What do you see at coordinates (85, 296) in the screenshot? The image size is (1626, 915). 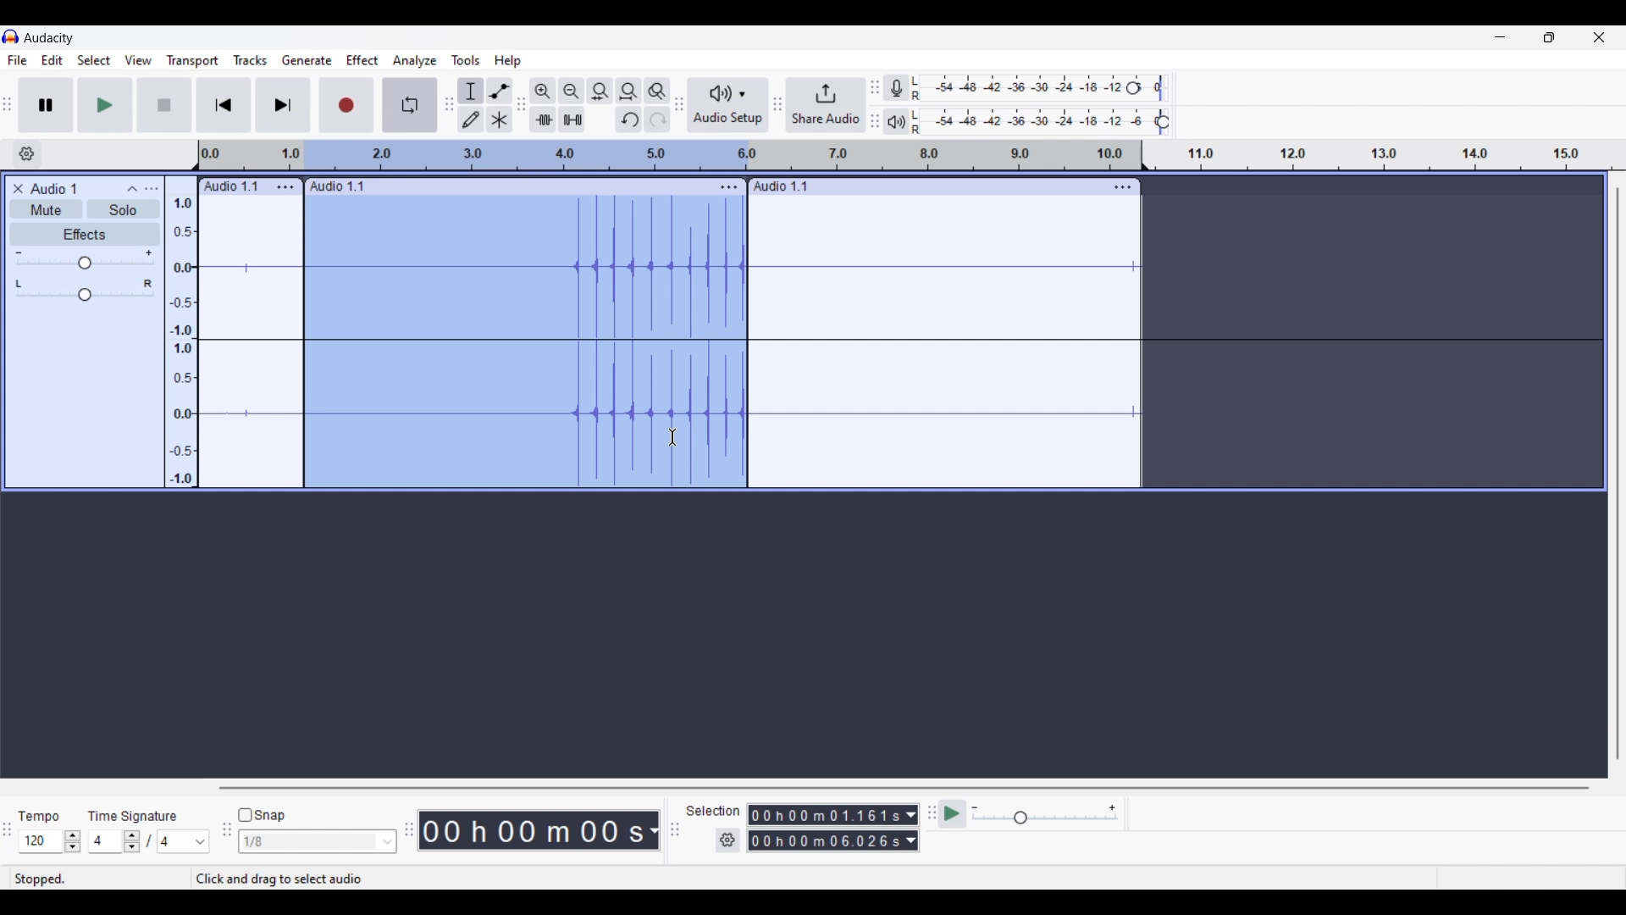 I see `Pan` at bounding box center [85, 296].